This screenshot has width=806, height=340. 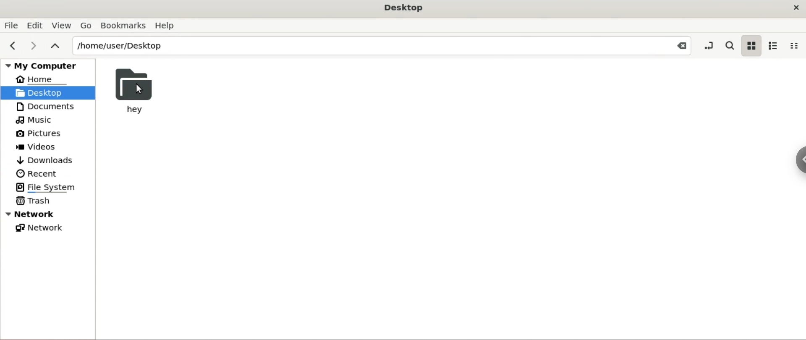 I want to click on Music, so click(x=37, y=120).